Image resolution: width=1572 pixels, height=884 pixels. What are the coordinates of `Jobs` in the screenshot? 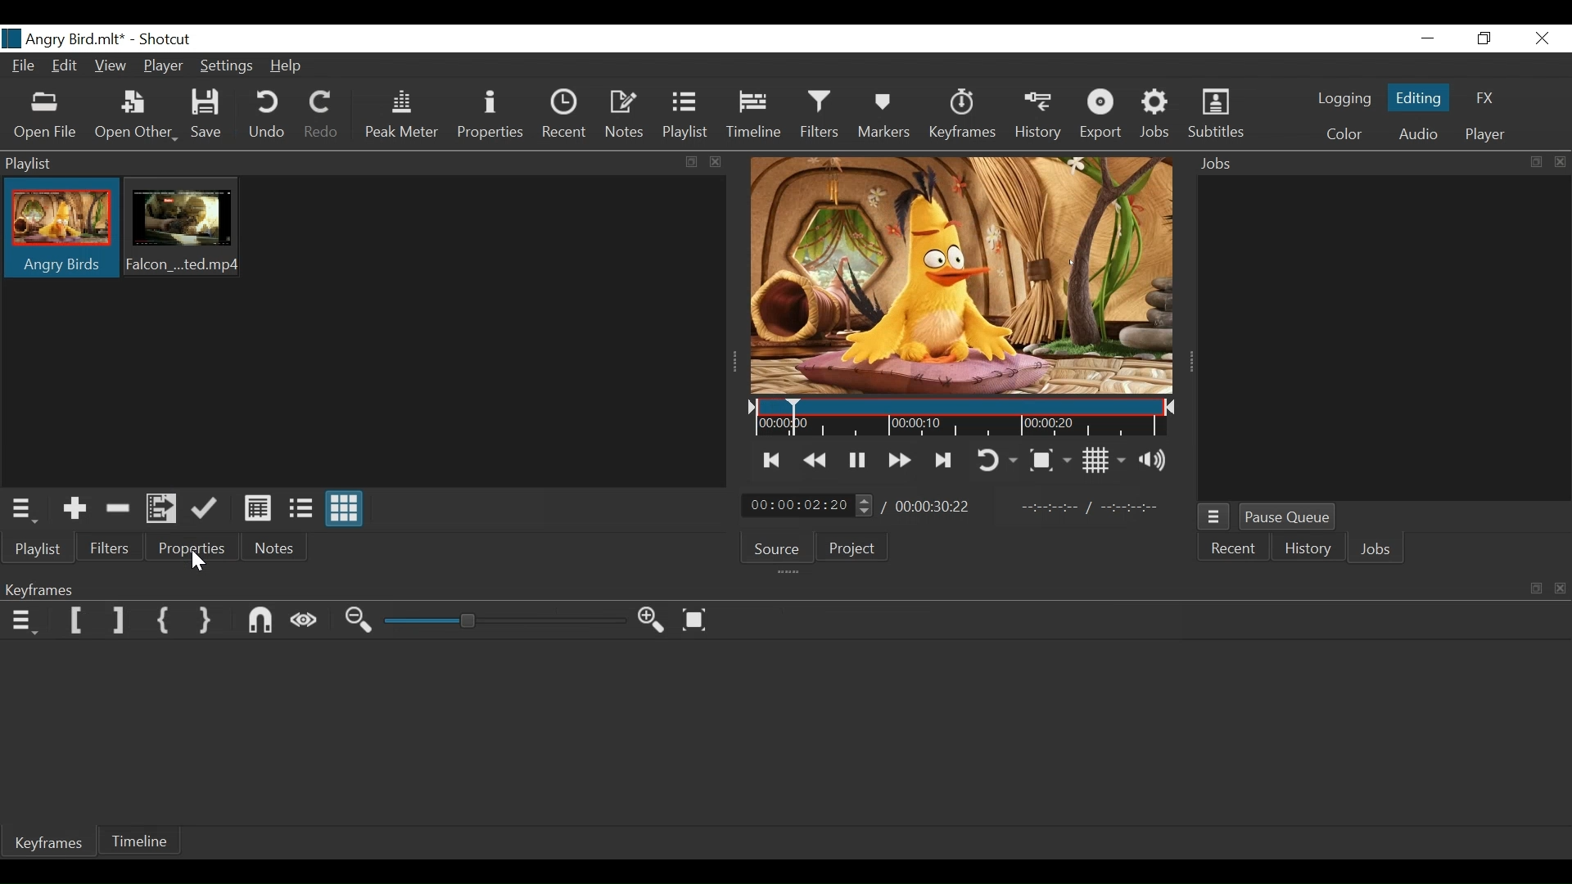 It's located at (1155, 117).